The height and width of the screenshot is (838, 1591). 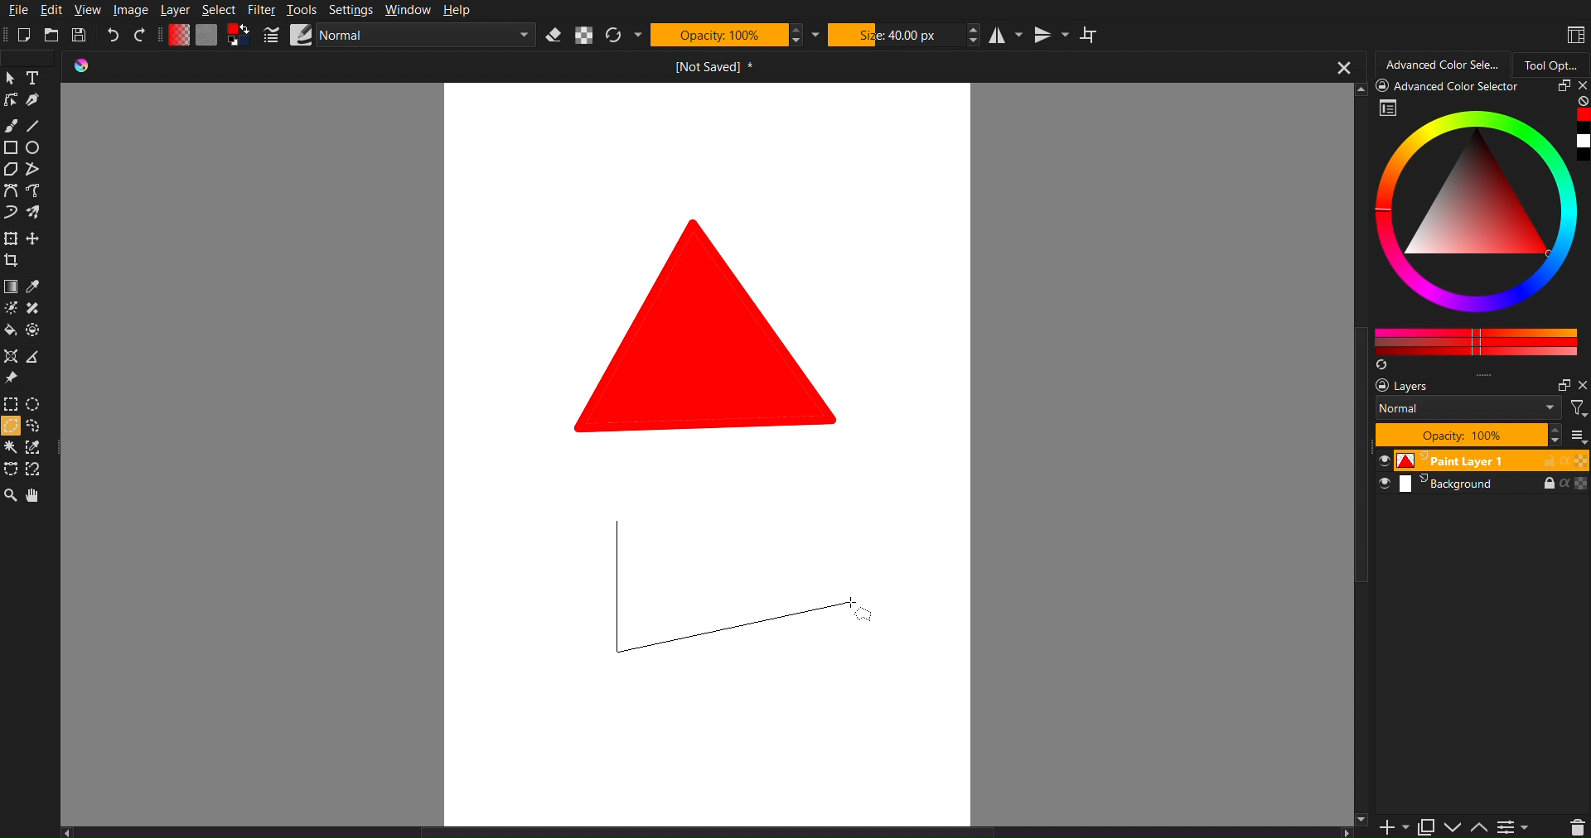 What do you see at coordinates (10, 148) in the screenshot?
I see `Square` at bounding box center [10, 148].